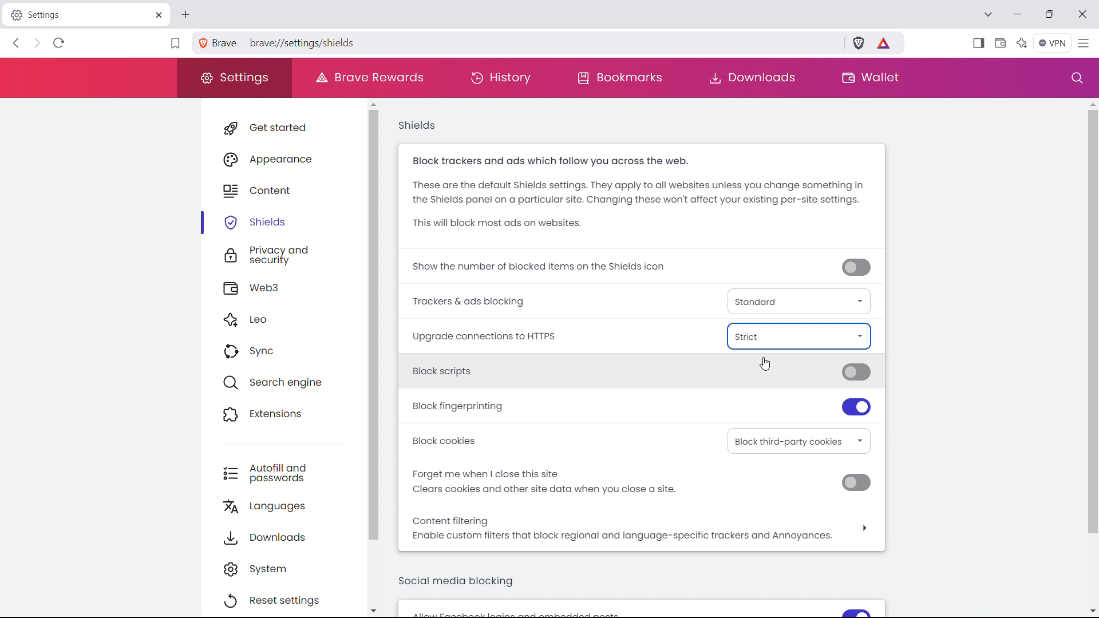 The height and width of the screenshot is (618, 1099). What do you see at coordinates (374, 104) in the screenshot?
I see `scroll up` at bounding box center [374, 104].